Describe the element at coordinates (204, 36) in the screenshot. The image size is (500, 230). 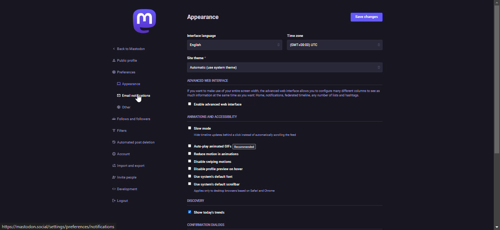
I see `language` at that location.